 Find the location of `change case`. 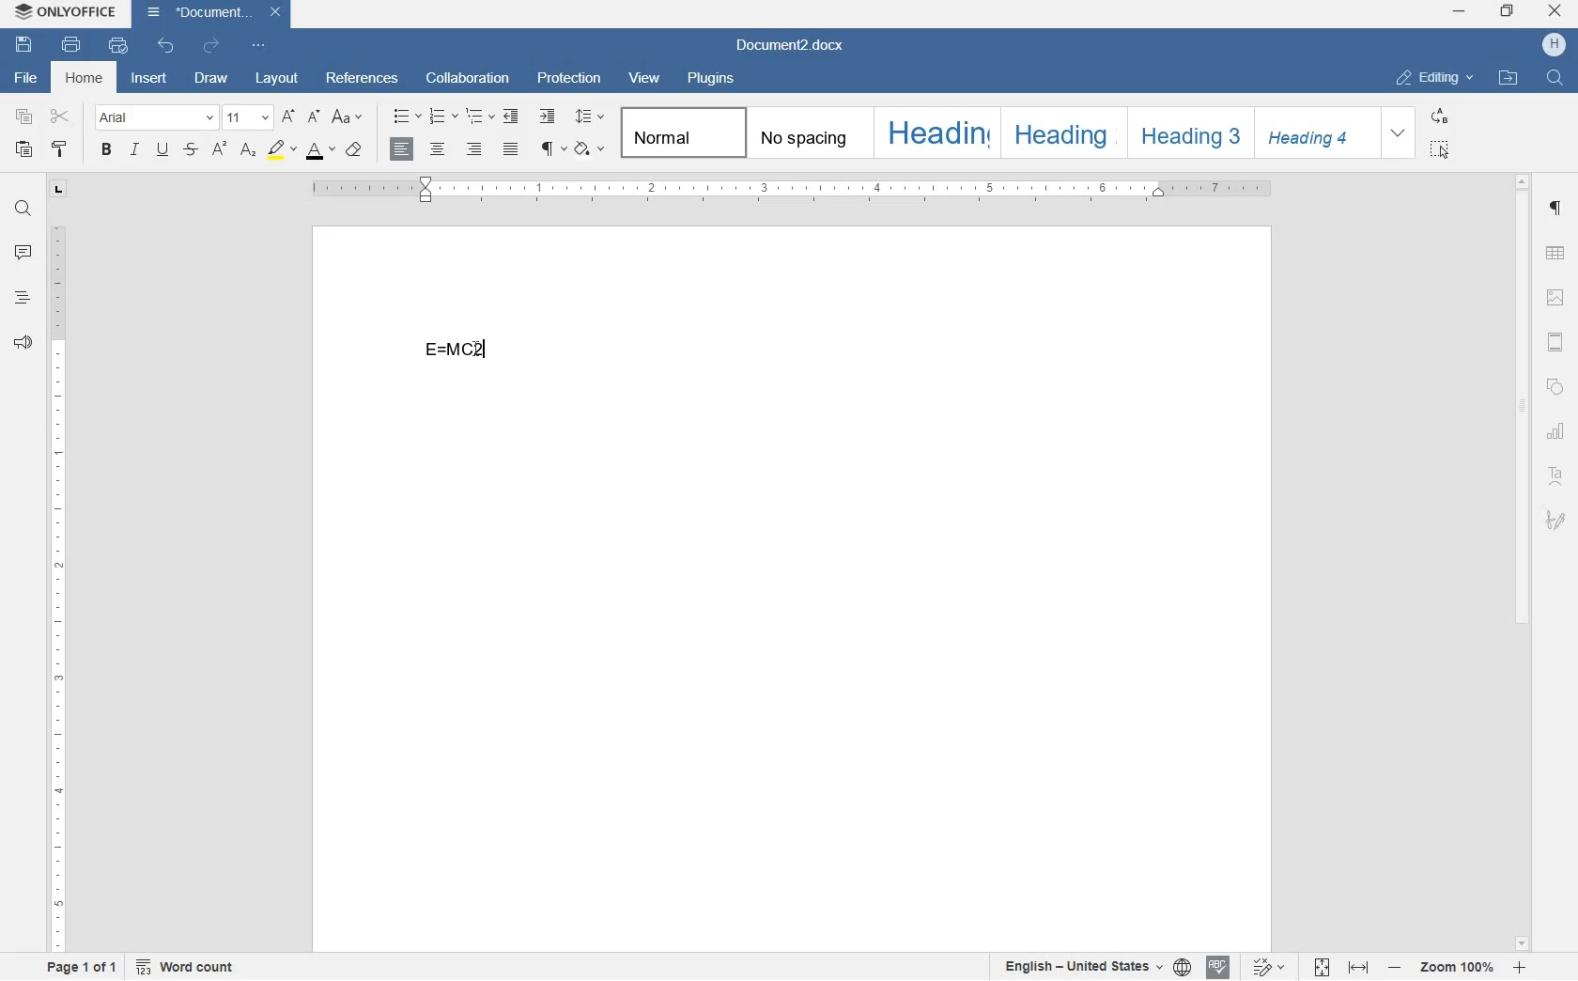

change case is located at coordinates (348, 117).